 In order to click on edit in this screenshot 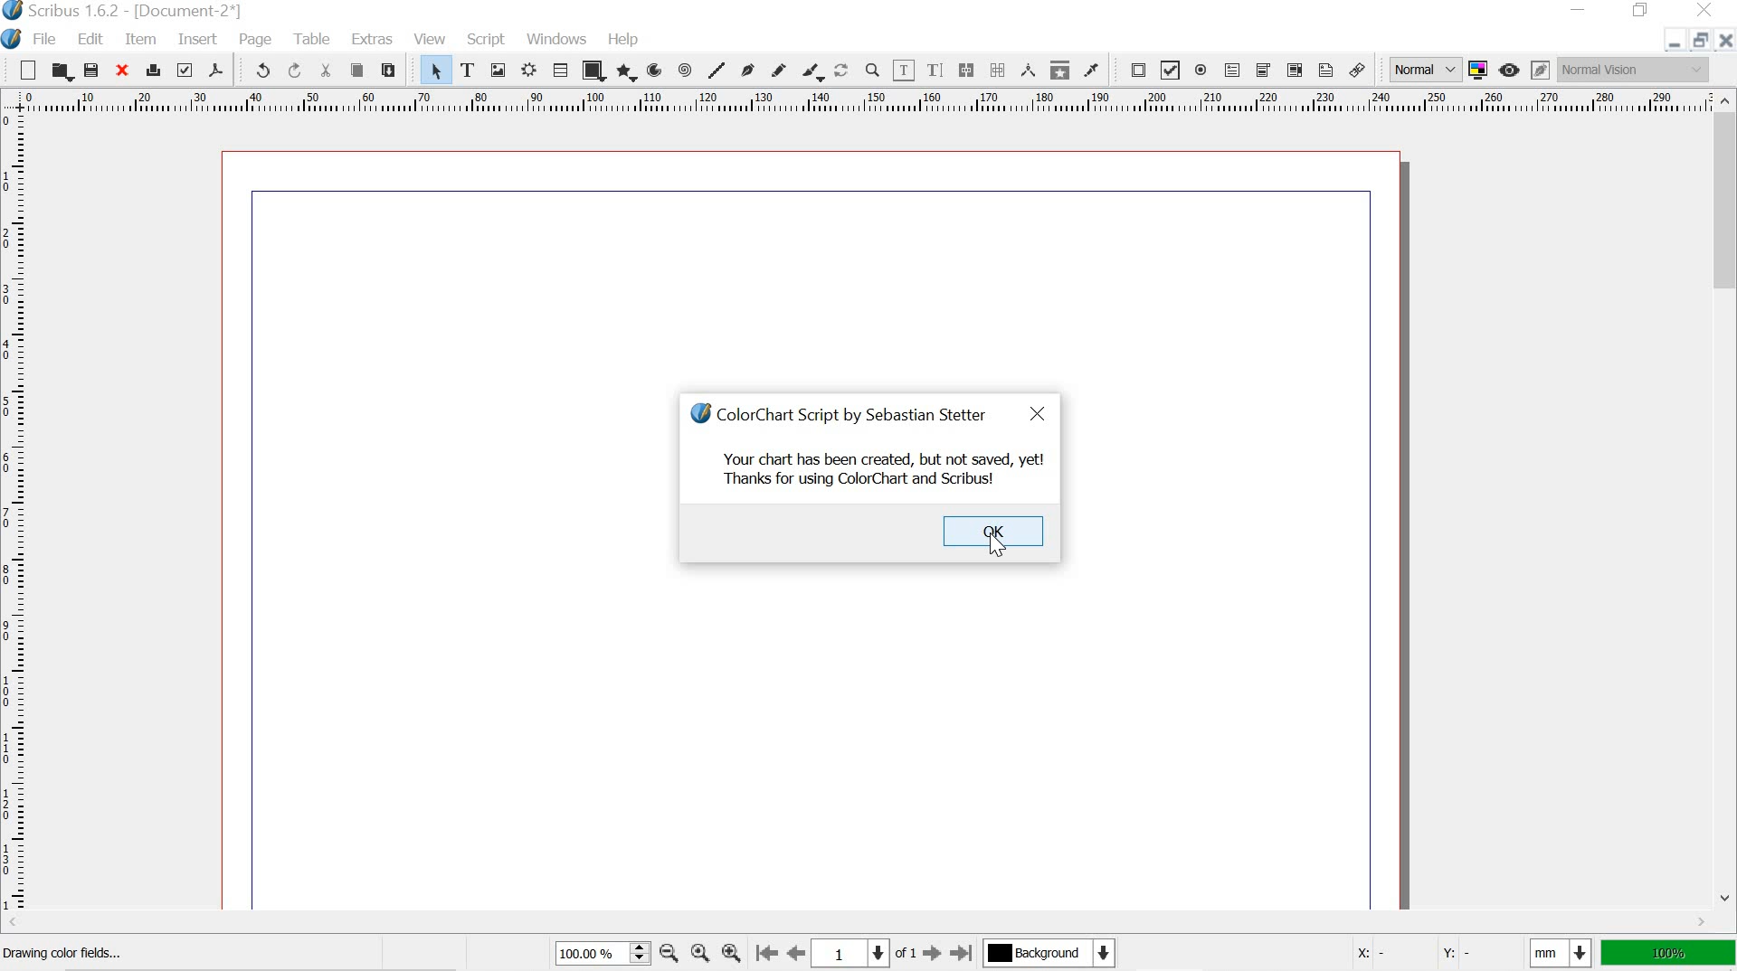, I will do `click(90, 38)`.